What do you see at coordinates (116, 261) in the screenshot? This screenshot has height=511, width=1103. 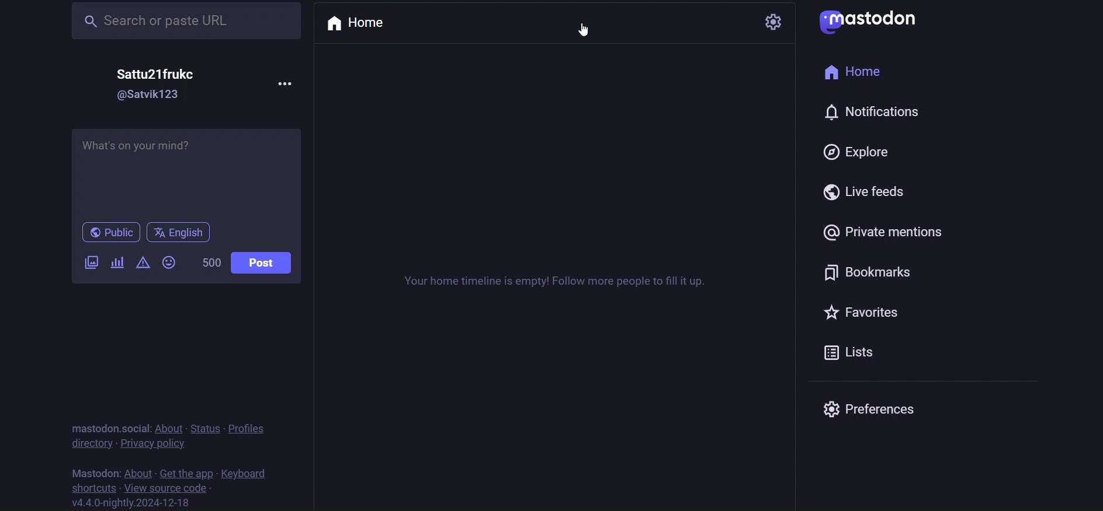 I see `poll` at bounding box center [116, 261].